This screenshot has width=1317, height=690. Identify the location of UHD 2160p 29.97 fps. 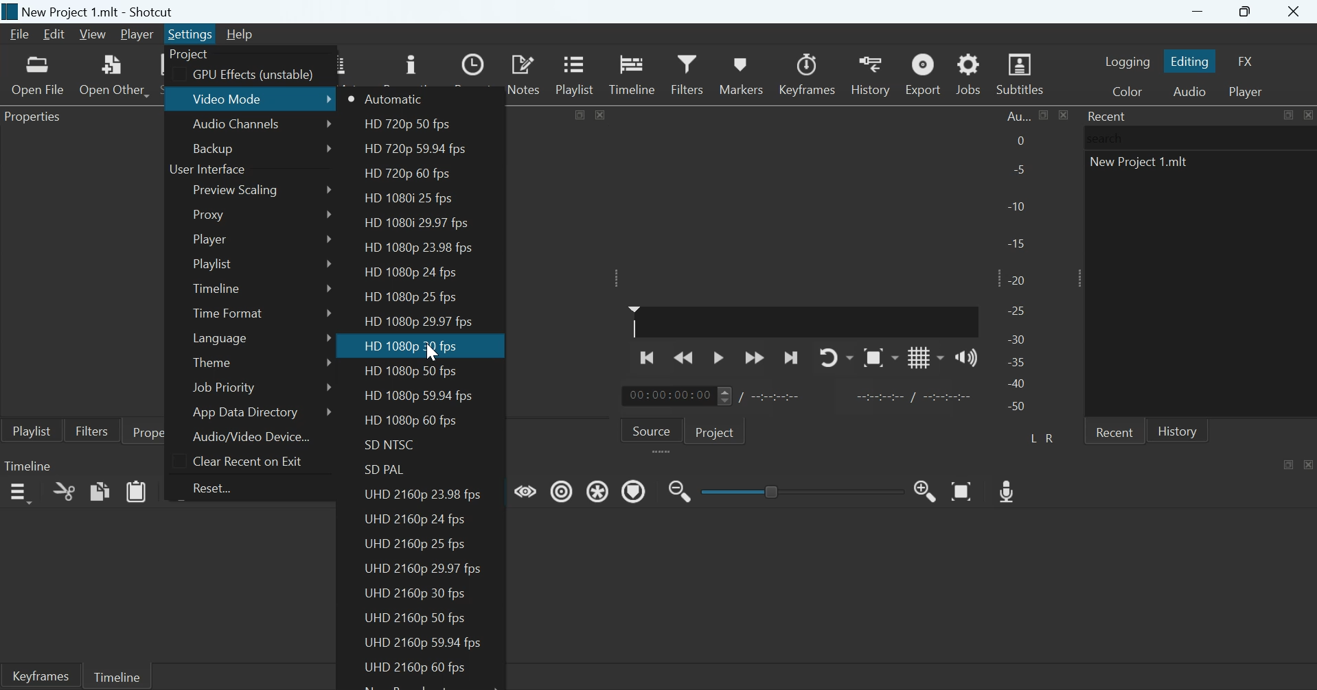
(423, 569).